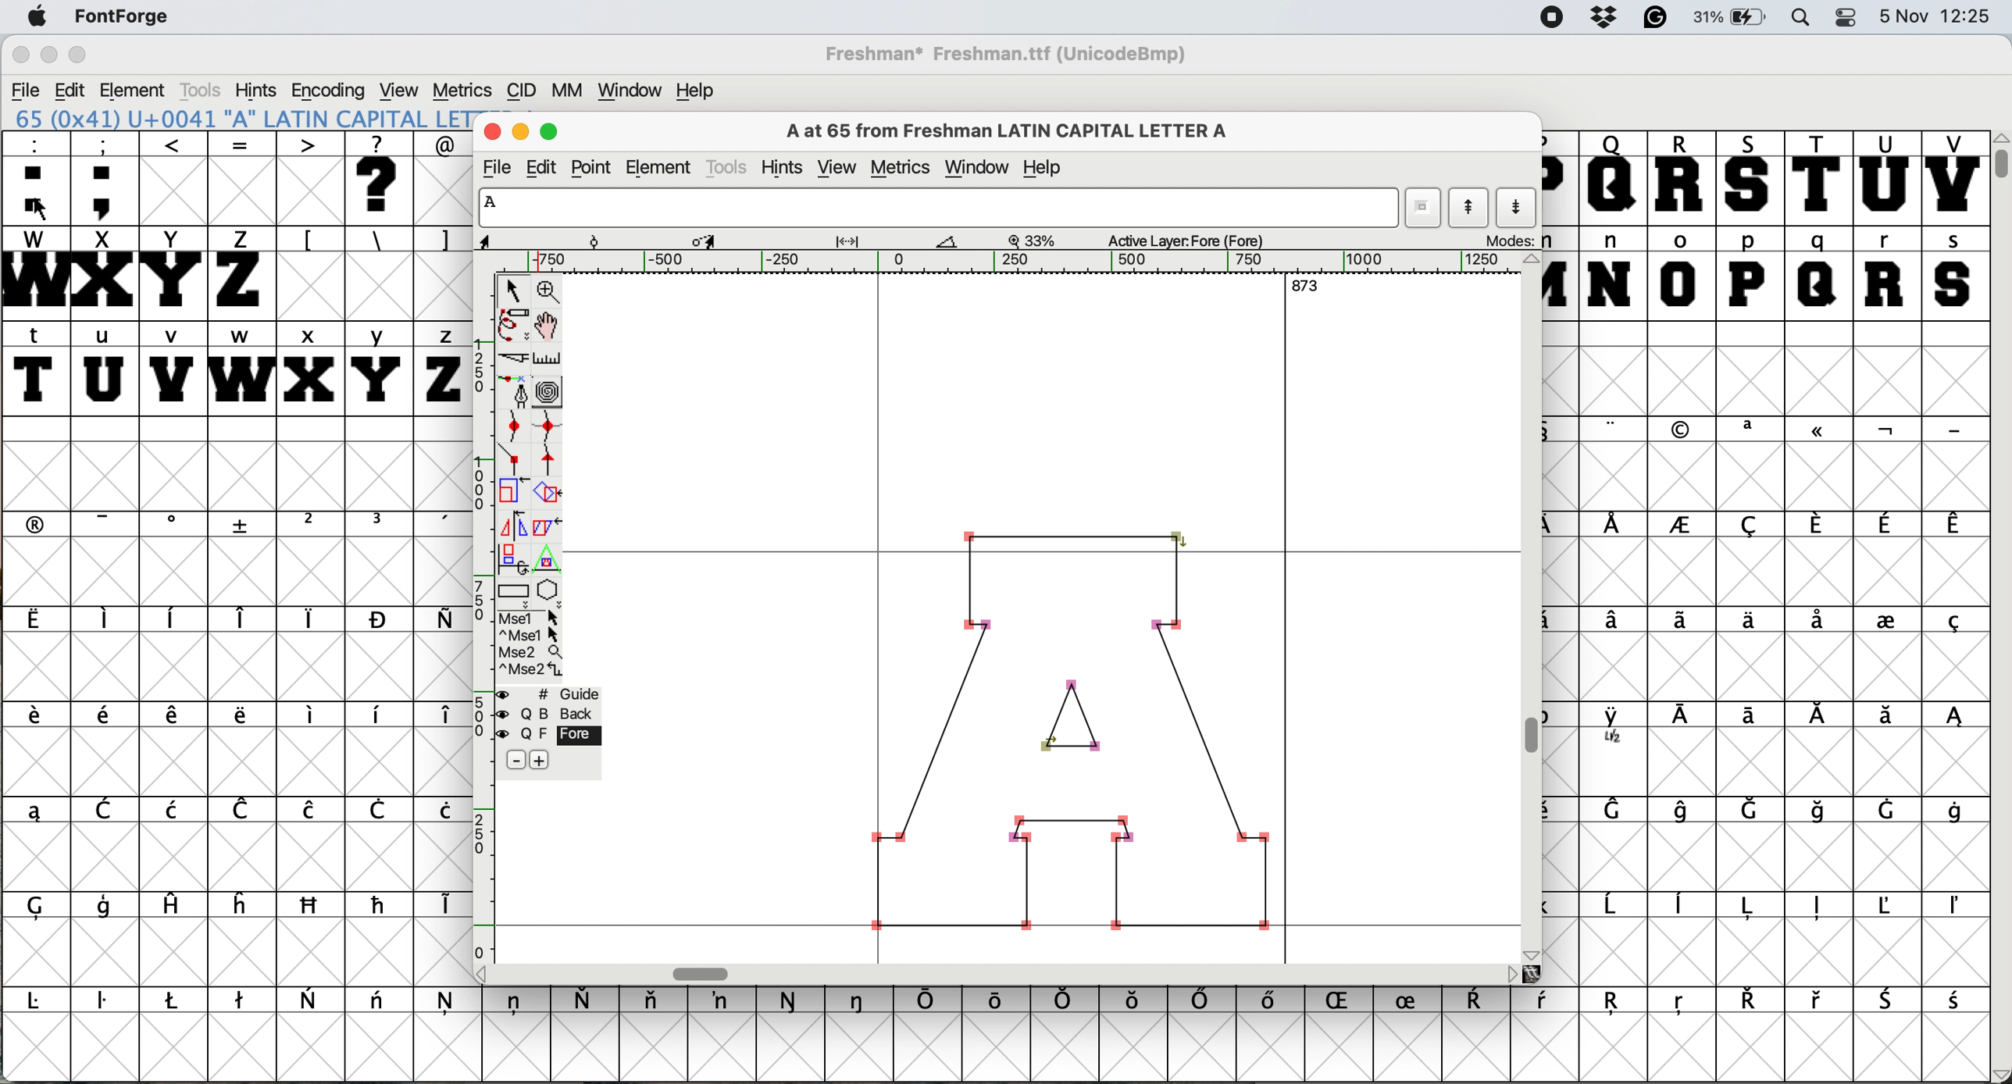  I want to click on symbol, so click(1618, 812).